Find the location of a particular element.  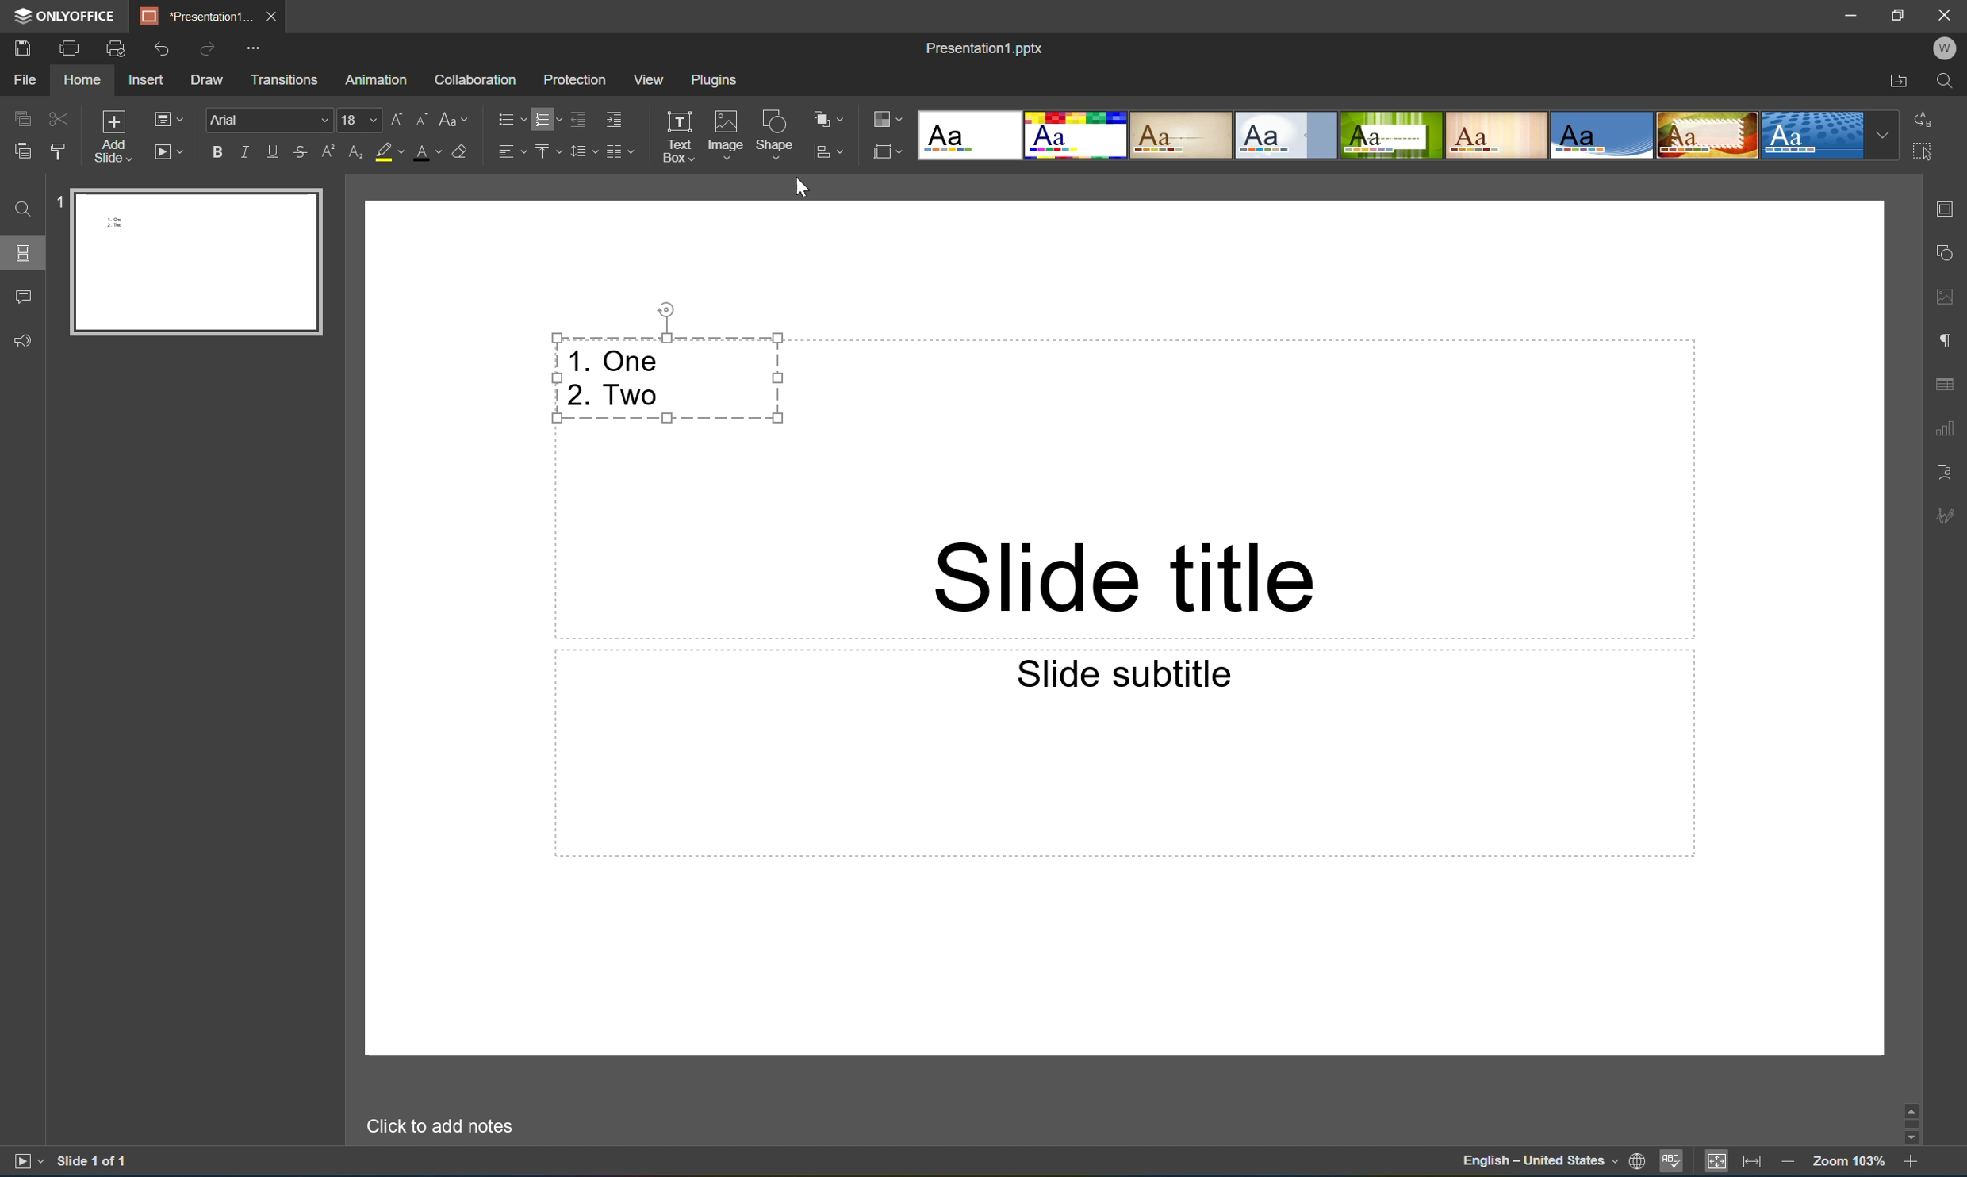

Copy style is located at coordinates (59, 151).